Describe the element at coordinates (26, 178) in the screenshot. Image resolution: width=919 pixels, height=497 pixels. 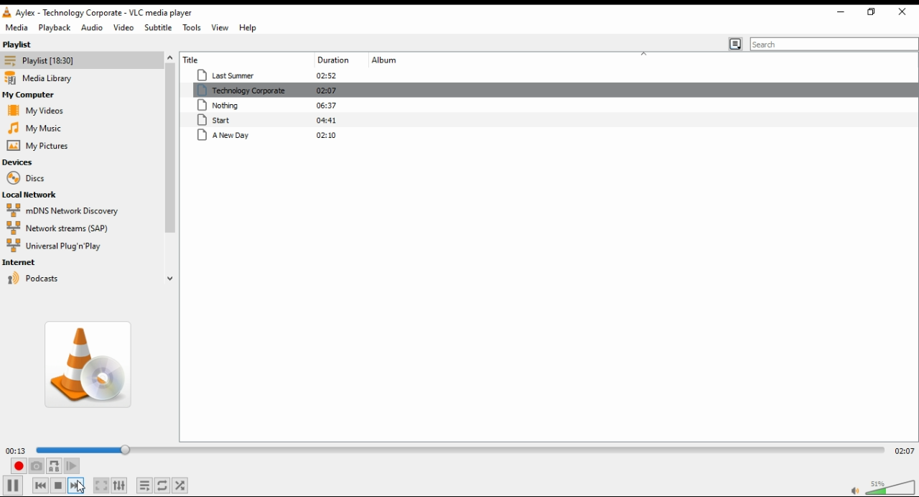
I see `discs` at that location.